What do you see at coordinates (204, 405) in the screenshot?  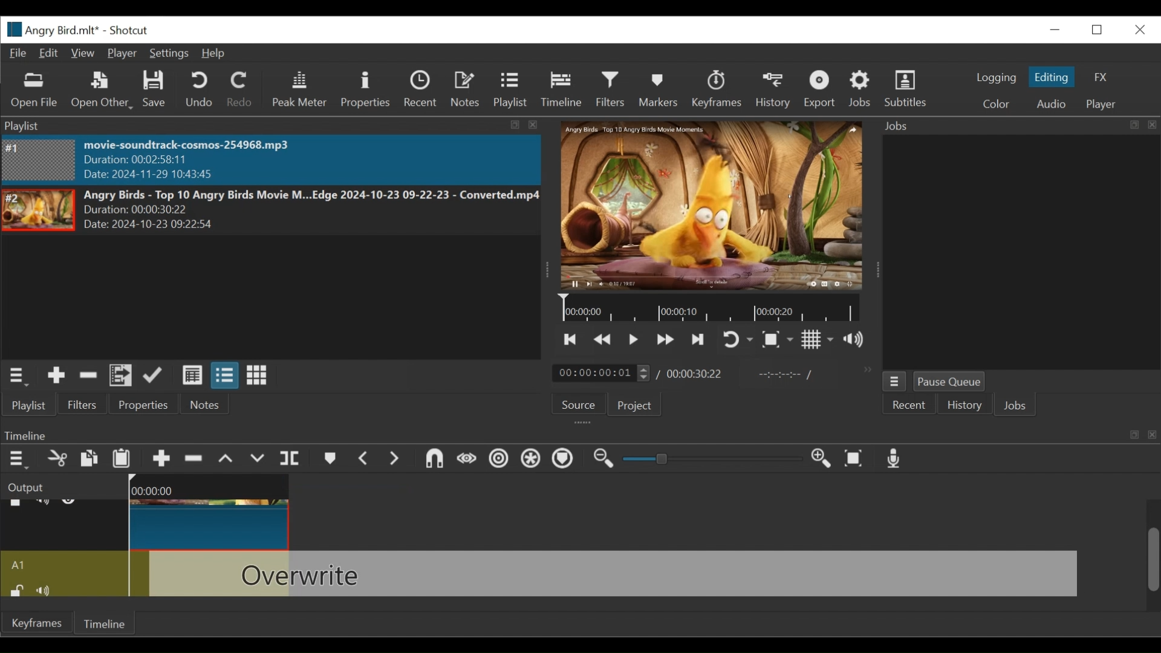 I see `Notes` at bounding box center [204, 405].